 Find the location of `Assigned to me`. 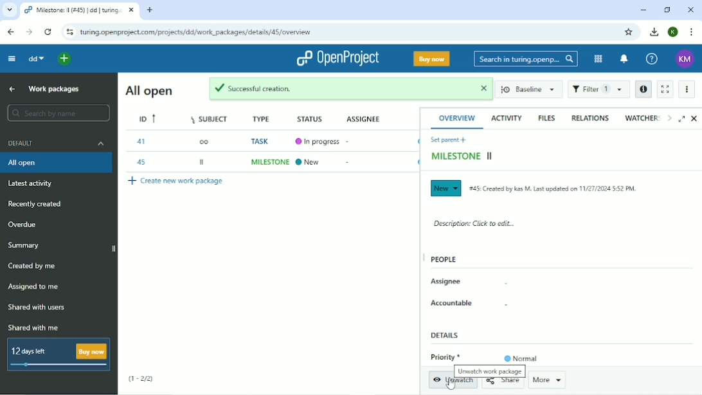

Assigned to me is located at coordinates (34, 287).